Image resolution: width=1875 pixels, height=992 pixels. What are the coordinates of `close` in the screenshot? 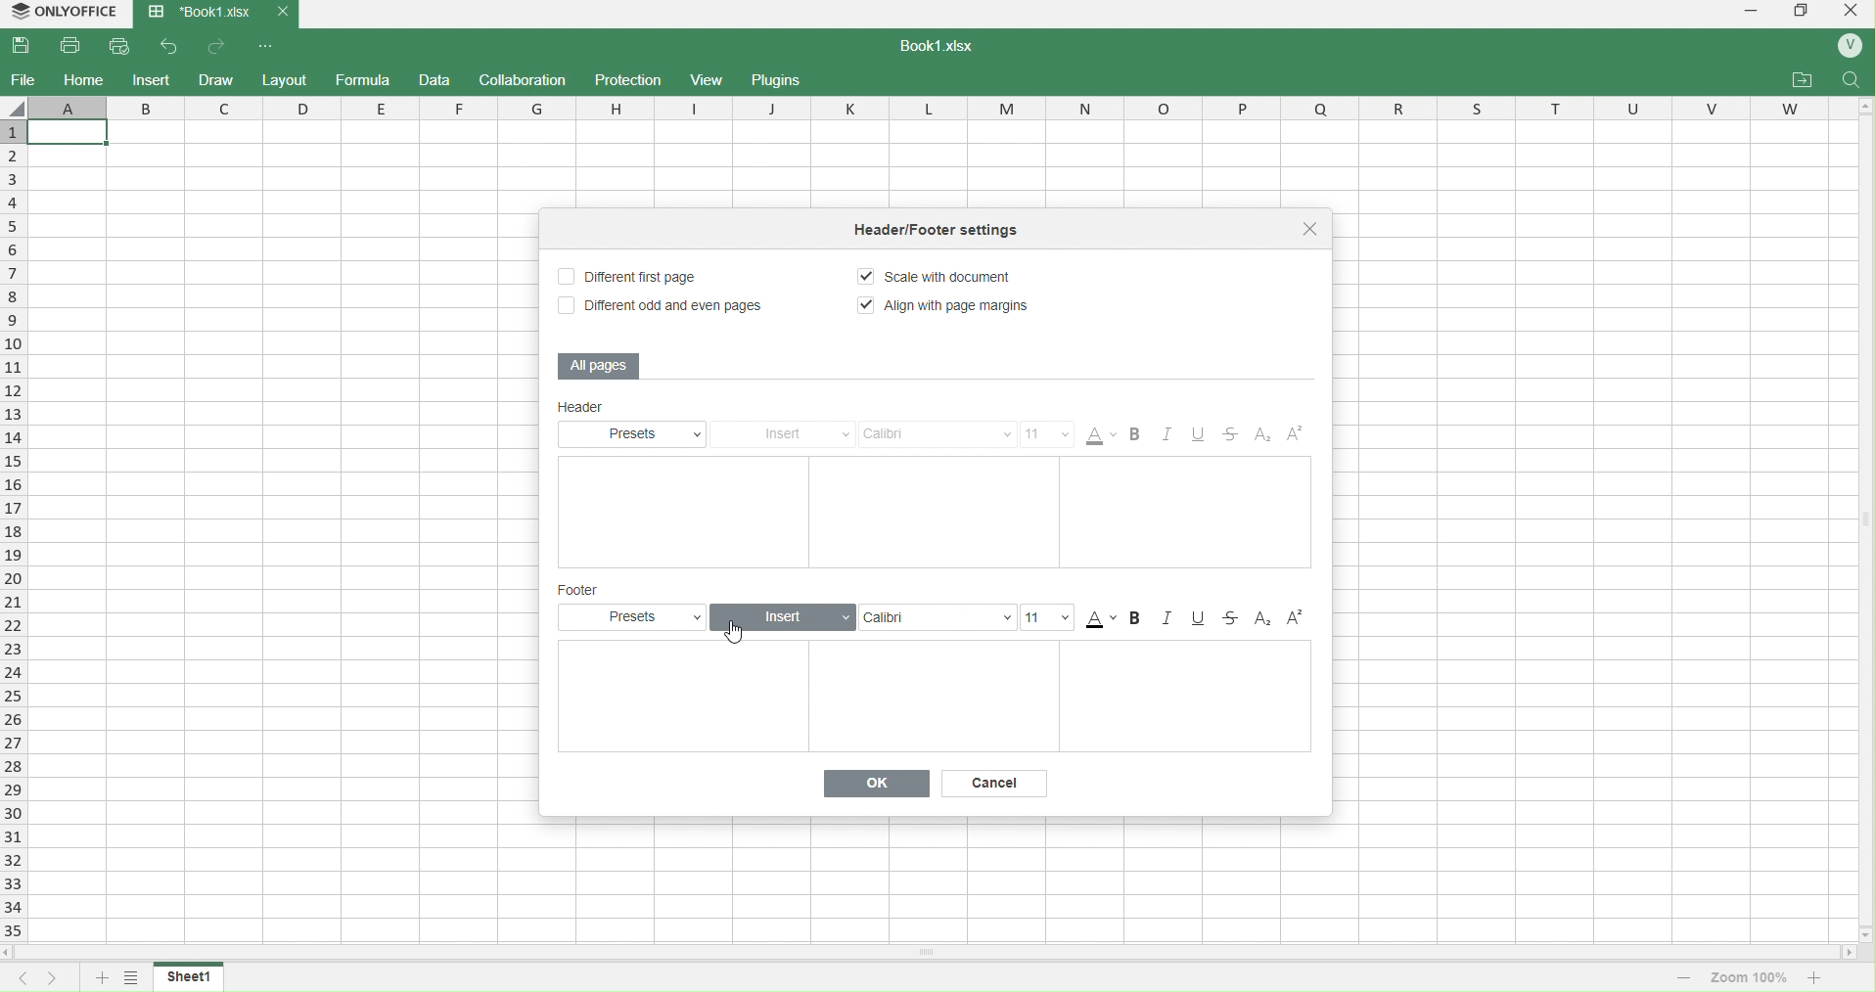 It's located at (1313, 230).